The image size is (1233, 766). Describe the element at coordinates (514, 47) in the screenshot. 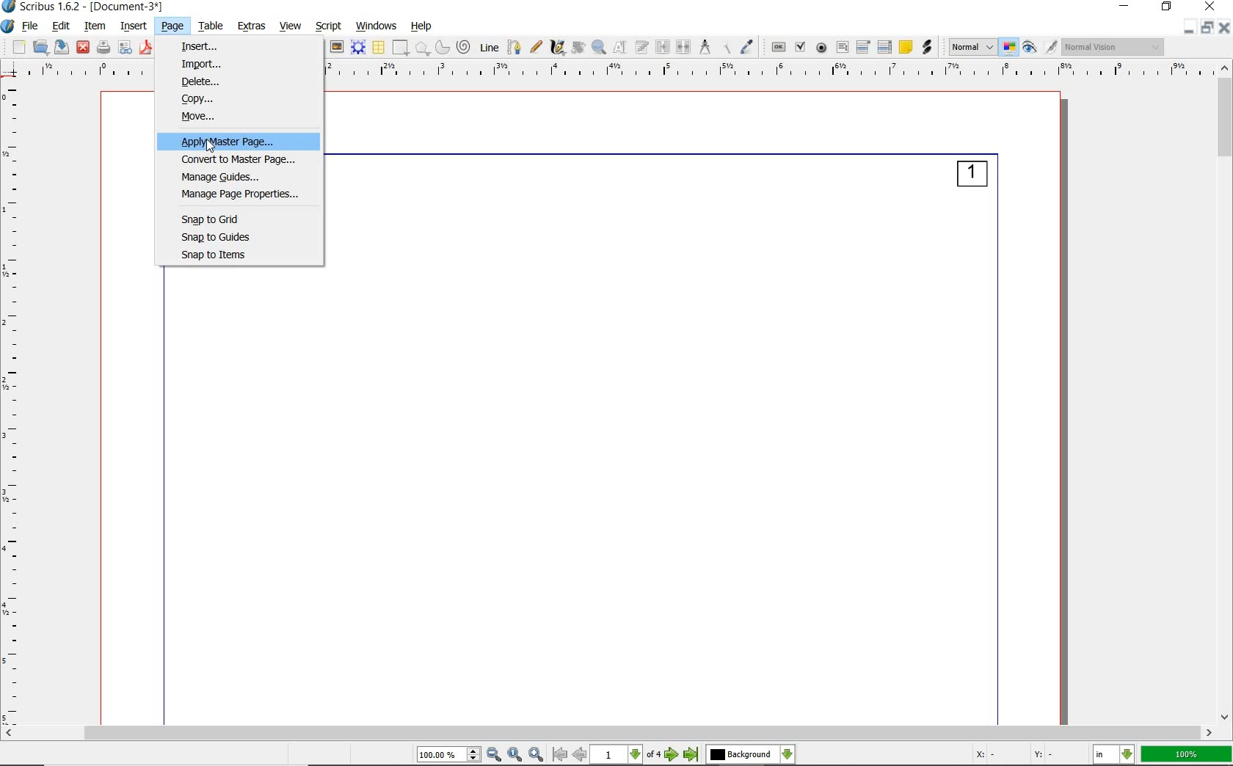

I see `Bezier curve` at that location.